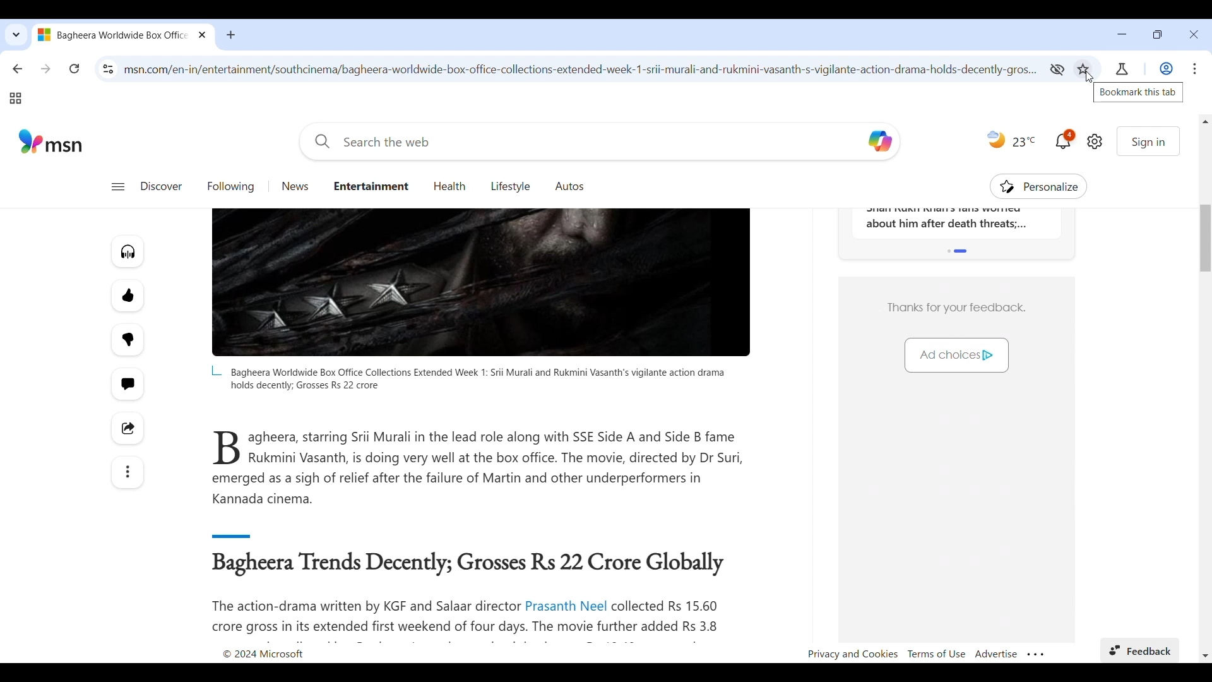 The height and width of the screenshot is (682, 1212). I want to click on Article banner, so click(481, 283).